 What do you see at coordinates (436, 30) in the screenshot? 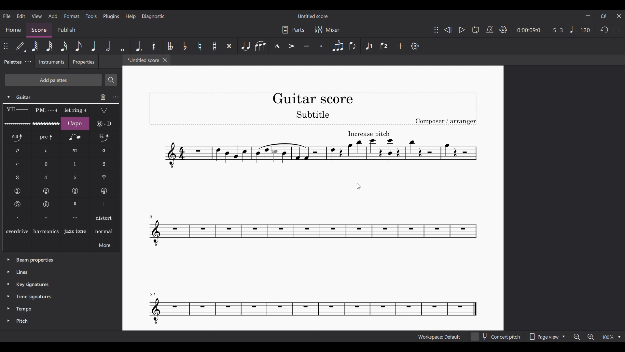
I see `Change position` at bounding box center [436, 30].